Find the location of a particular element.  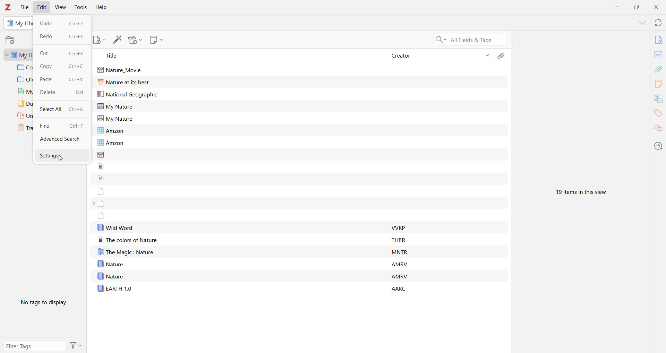

Copy is located at coordinates (50, 67).